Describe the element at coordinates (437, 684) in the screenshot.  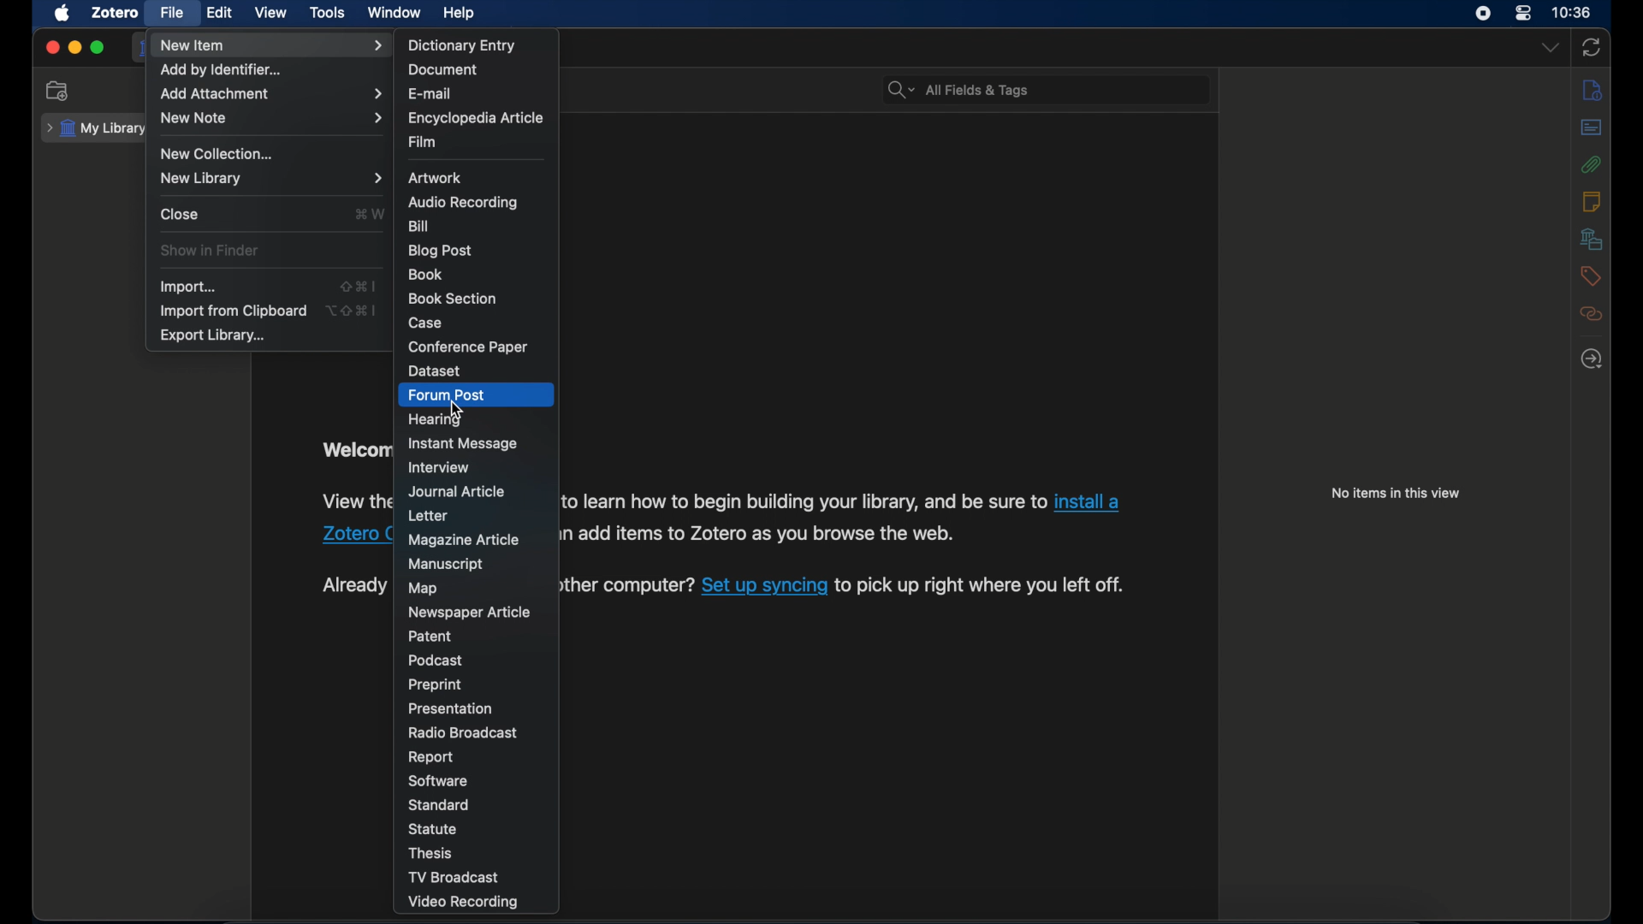
I see `preprint` at that location.